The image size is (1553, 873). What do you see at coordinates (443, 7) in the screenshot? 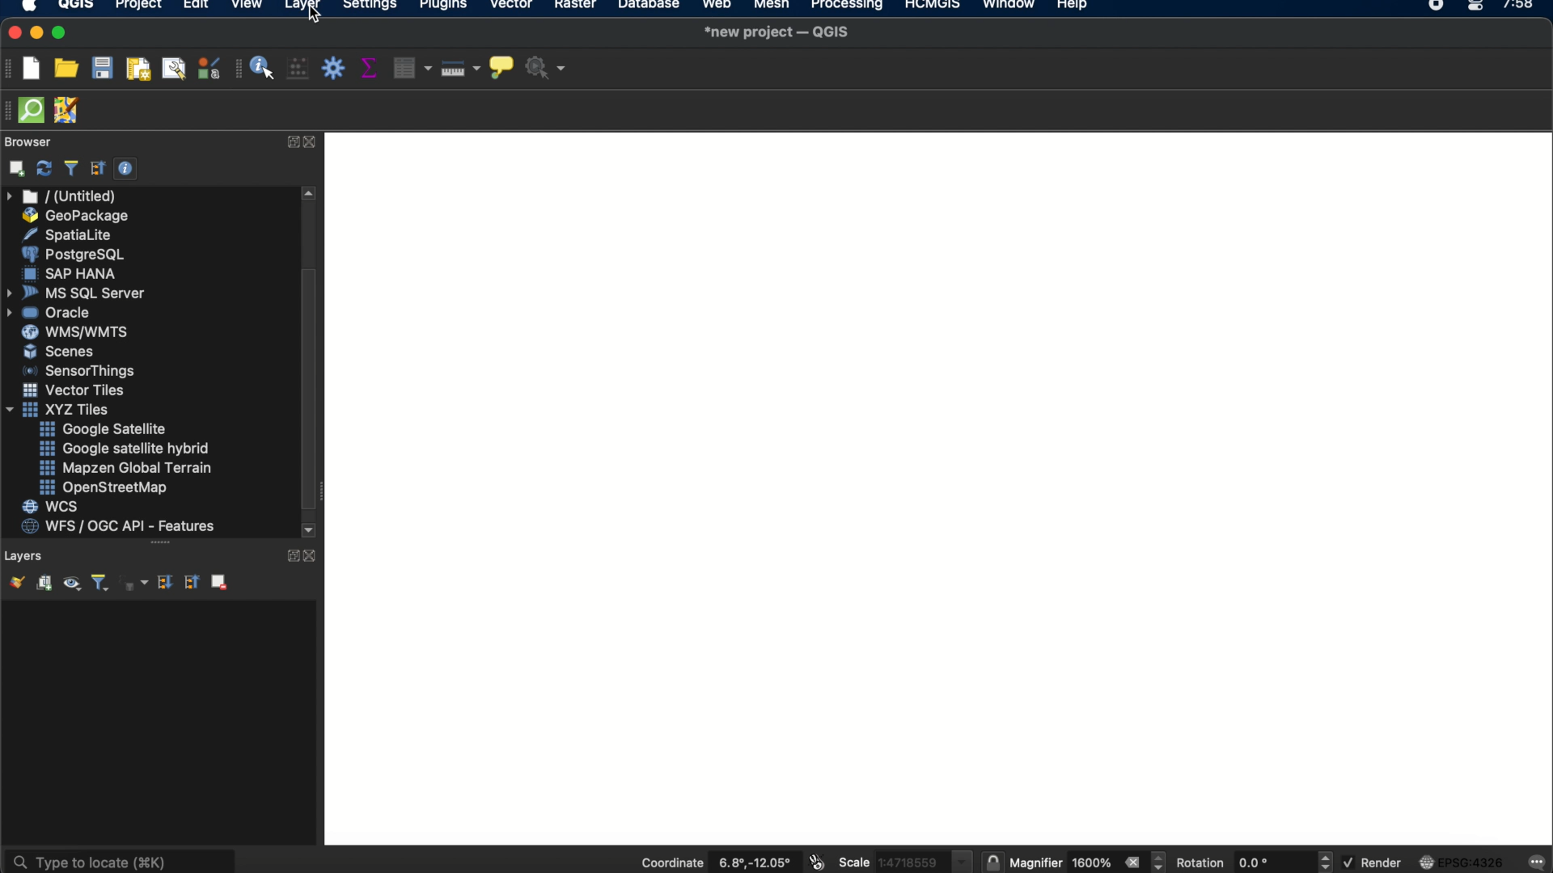
I see `plugins` at bounding box center [443, 7].